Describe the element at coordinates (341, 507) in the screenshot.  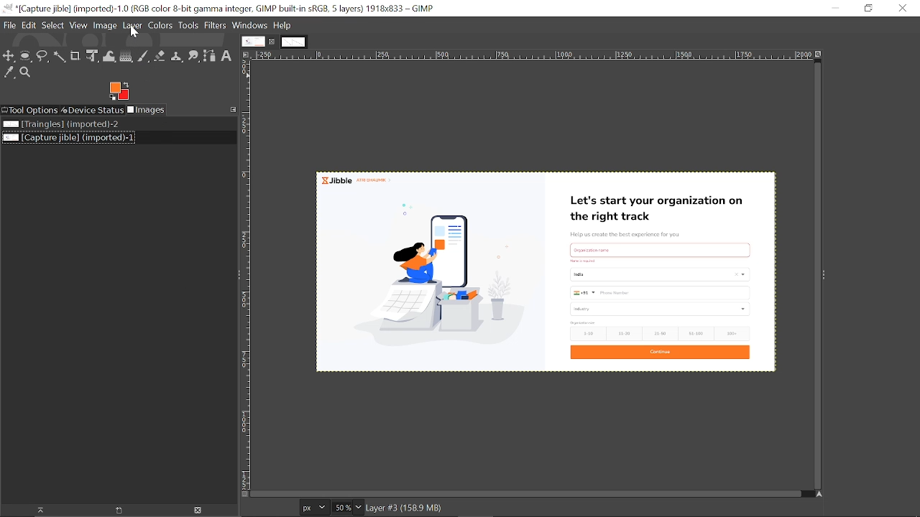
I see `Current zoom` at that location.